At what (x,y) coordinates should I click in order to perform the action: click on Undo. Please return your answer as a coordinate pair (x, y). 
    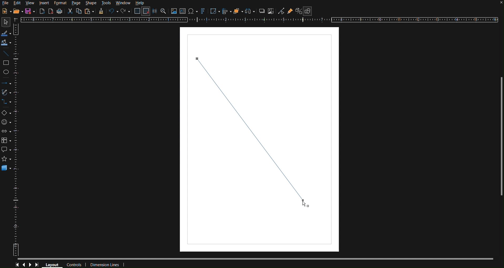
    Looking at the image, I should click on (114, 11).